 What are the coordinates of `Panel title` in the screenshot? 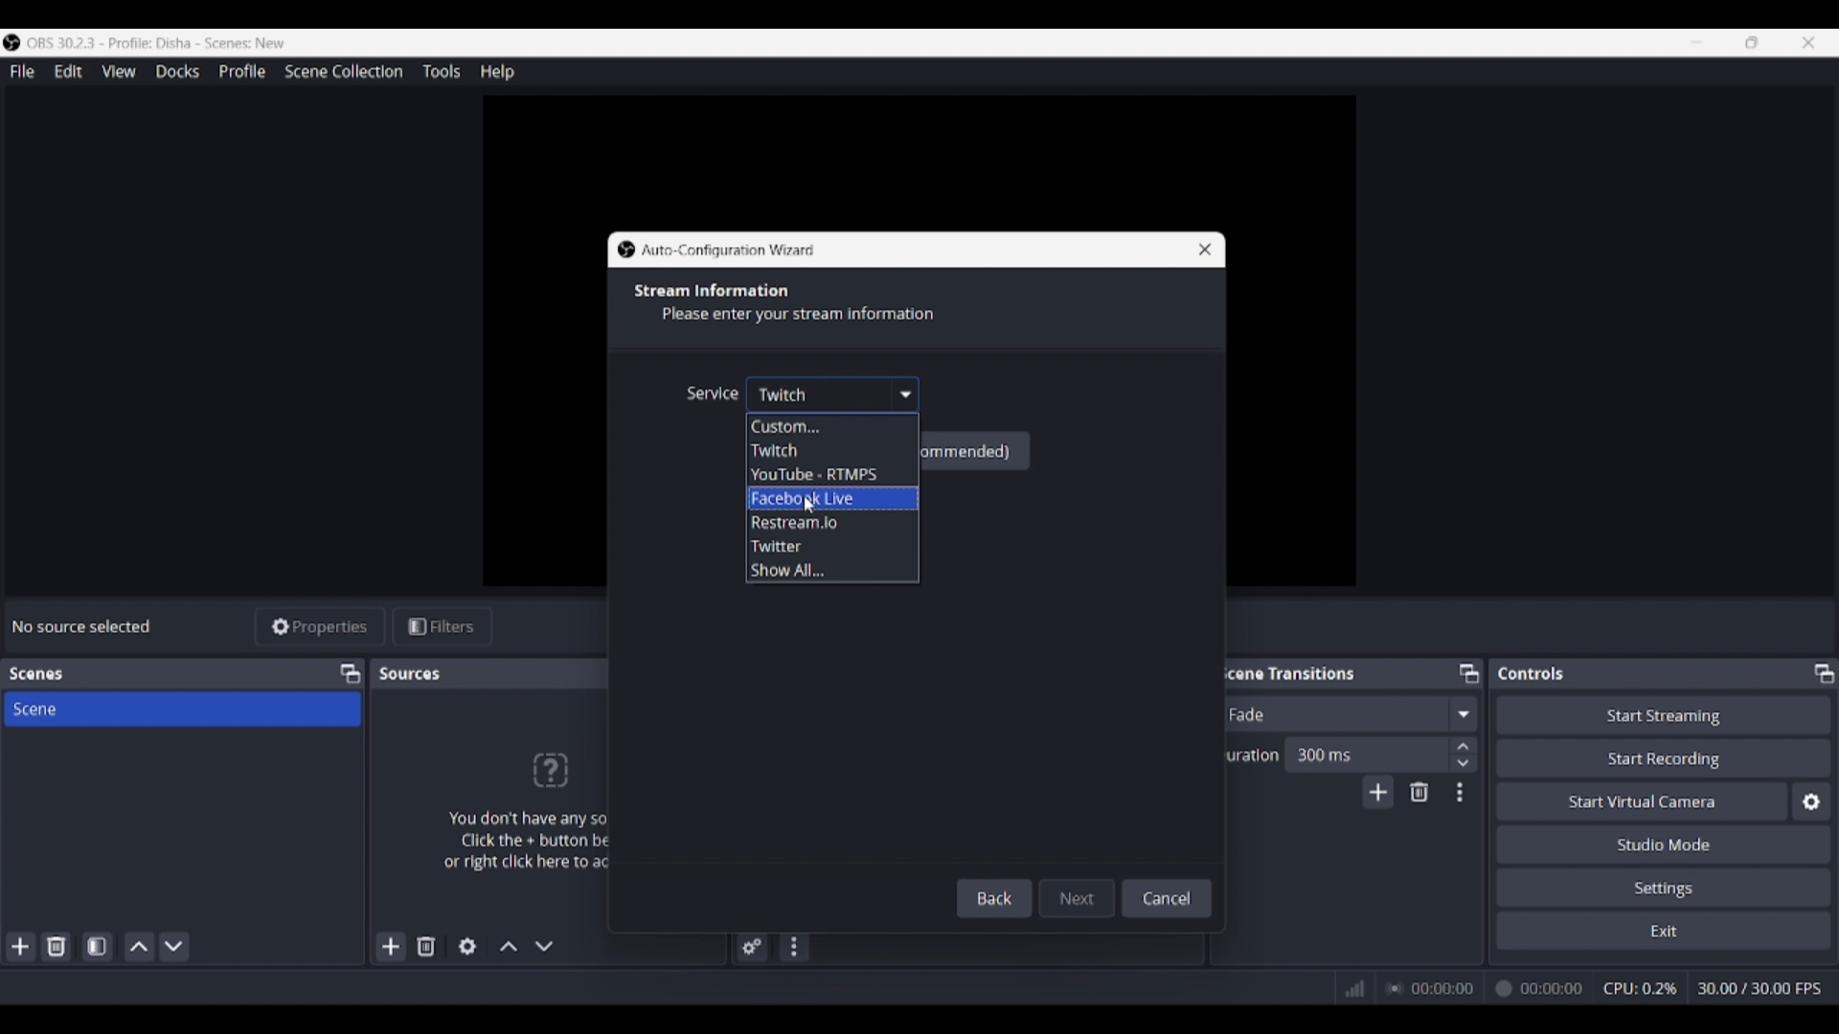 It's located at (36, 674).